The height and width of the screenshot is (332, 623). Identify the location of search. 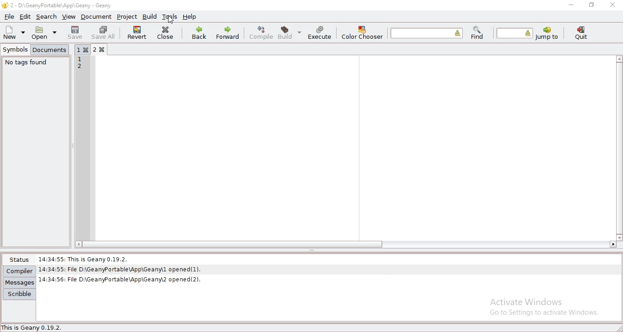
(47, 16).